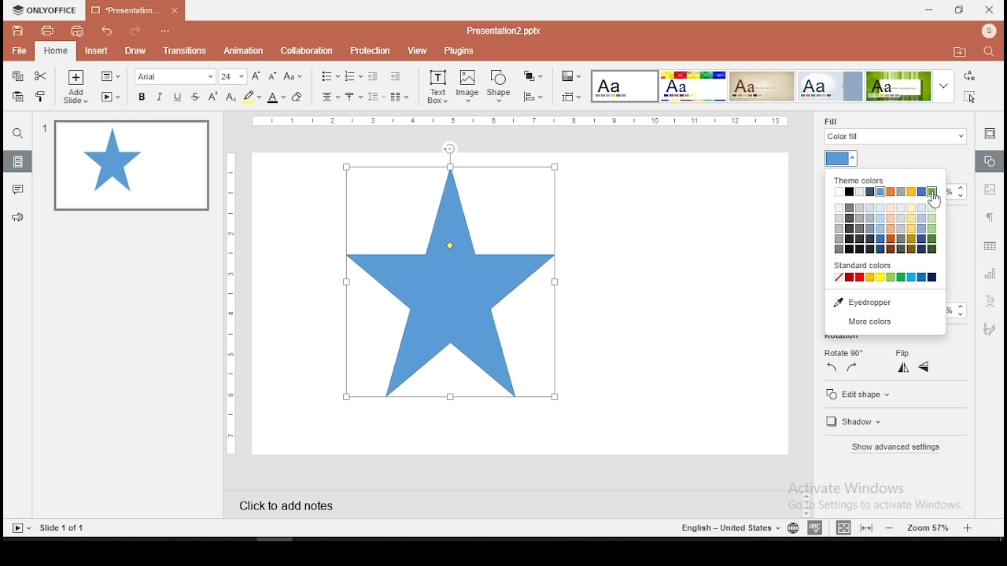 The width and height of the screenshot is (1007, 566). What do you see at coordinates (762, 86) in the screenshot?
I see `theme` at bounding box center [762, 86].